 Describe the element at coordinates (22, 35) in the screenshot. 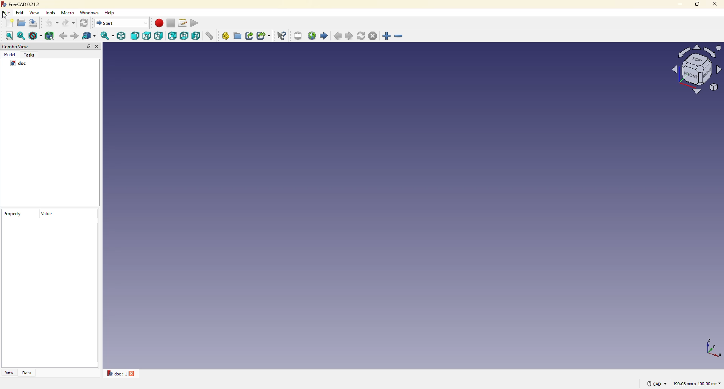

I see `fit selection` at that location.